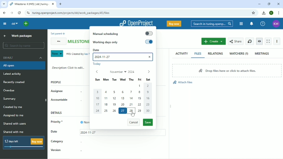 Image resolution: width=283 pixels, height=159 pixels. Describe the element at coordinates (56, 82) in the screenshot. I see `People` at that location.